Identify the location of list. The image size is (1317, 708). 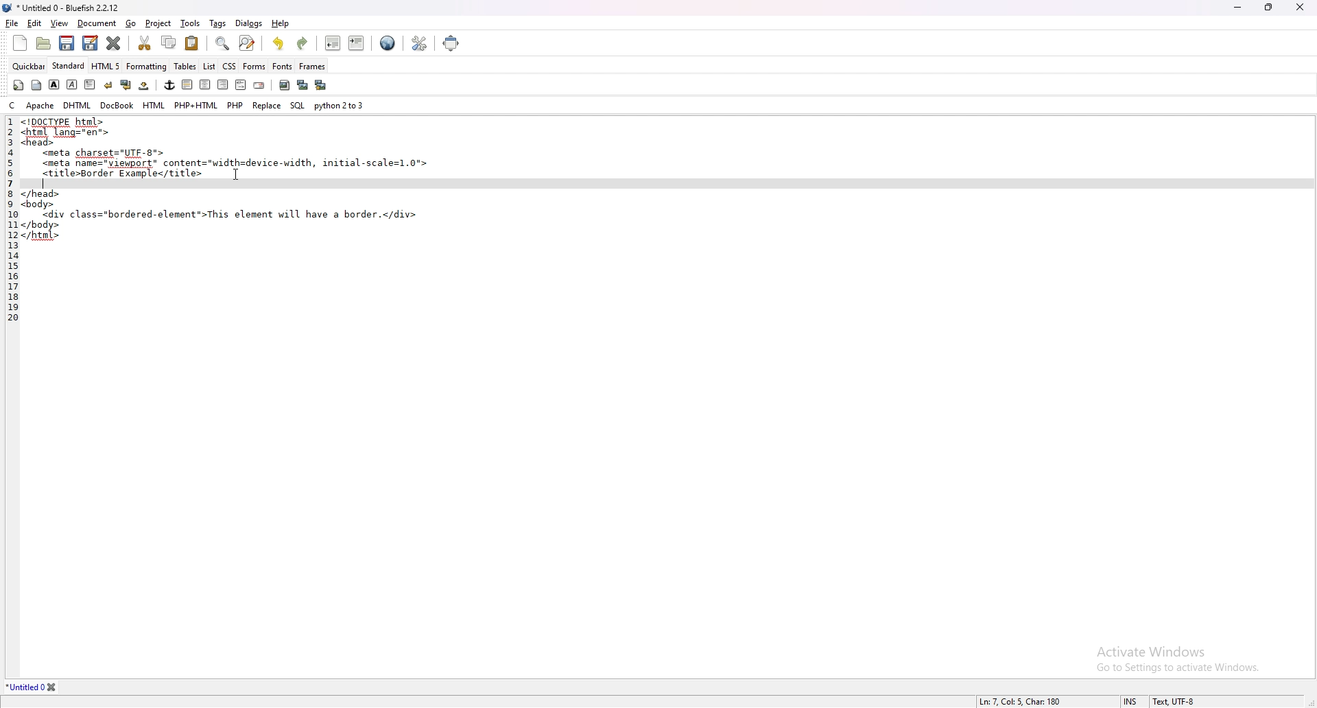
(209, 67).